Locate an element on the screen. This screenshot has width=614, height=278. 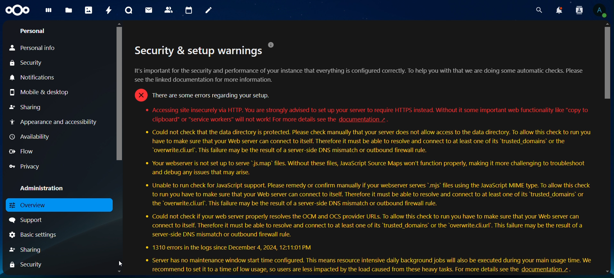
mobile & desktop is located at coordinates (39, 92).